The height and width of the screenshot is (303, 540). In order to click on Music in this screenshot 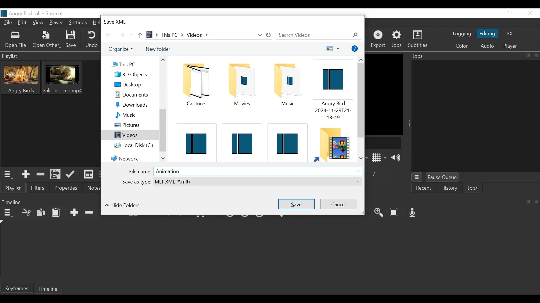, I will do `click(136, 115)`.